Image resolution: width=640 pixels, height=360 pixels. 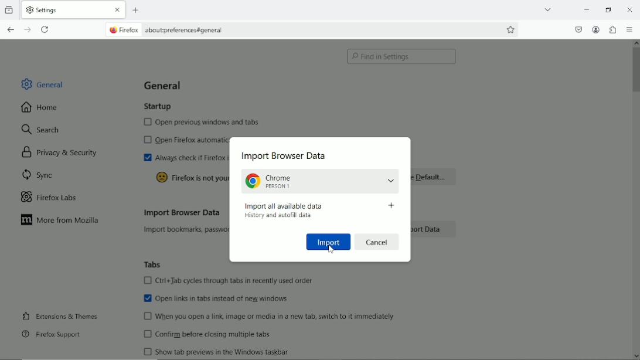 What do you see at coordinates (636, 356) in the screenshot?
I see `scroll down` at bounding box center [636, 356].